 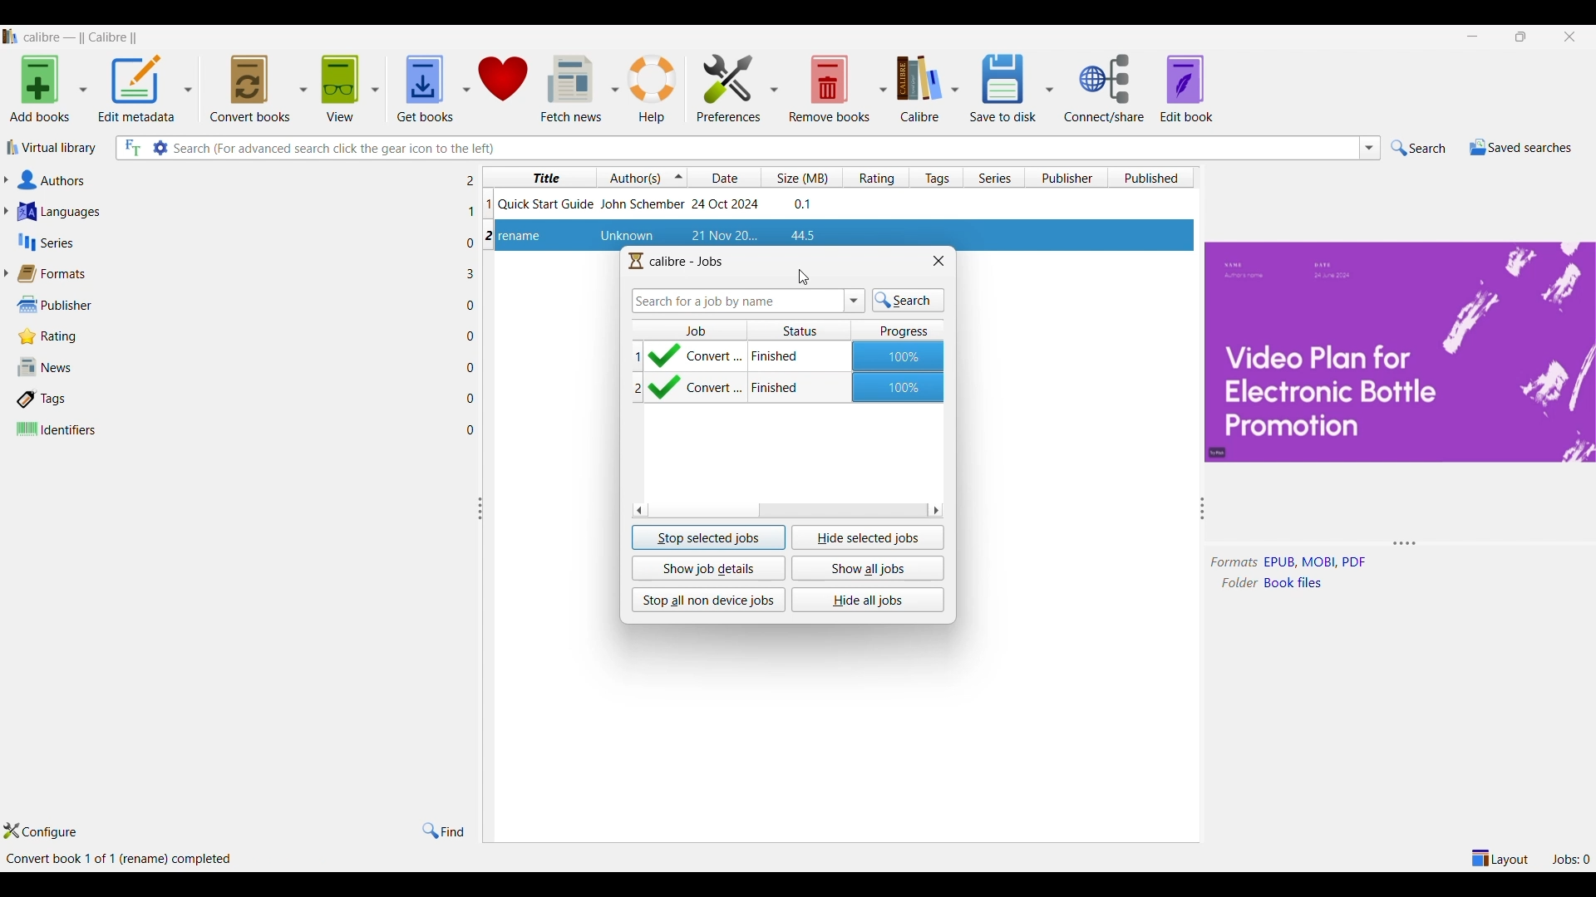 What do you see at coordinates (375, 88) in the screenshot?
I see `View options` at bounding box center [375, 88].